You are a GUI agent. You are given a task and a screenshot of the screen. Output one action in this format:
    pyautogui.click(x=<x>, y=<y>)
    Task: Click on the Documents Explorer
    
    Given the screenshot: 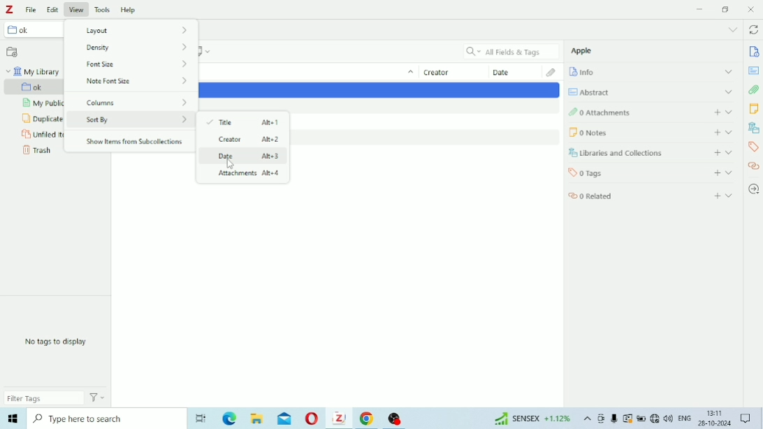 What is the action you would take?
    pyautogui.click(x=256, y=420)
    